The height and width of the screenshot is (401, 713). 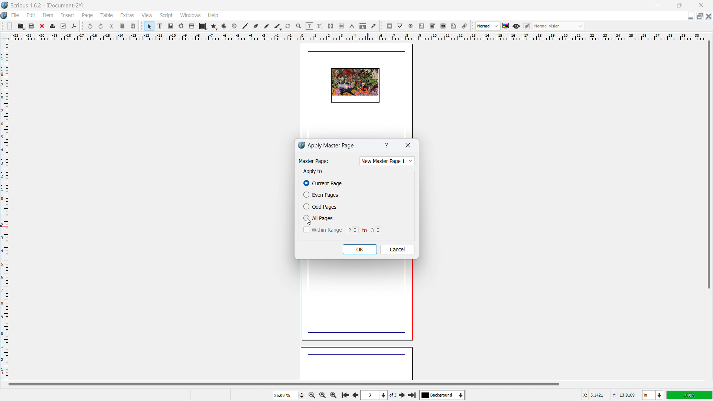 I want to click on help, so click(x=387, y=146).